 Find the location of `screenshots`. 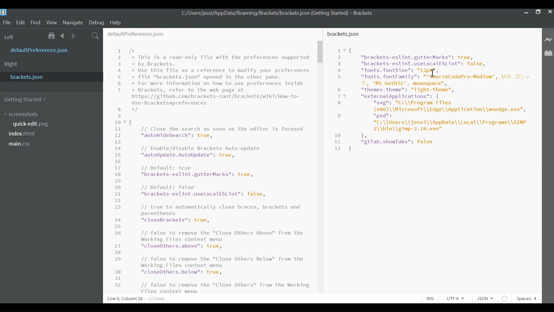

screenshots is located at coordinates (21, 114).